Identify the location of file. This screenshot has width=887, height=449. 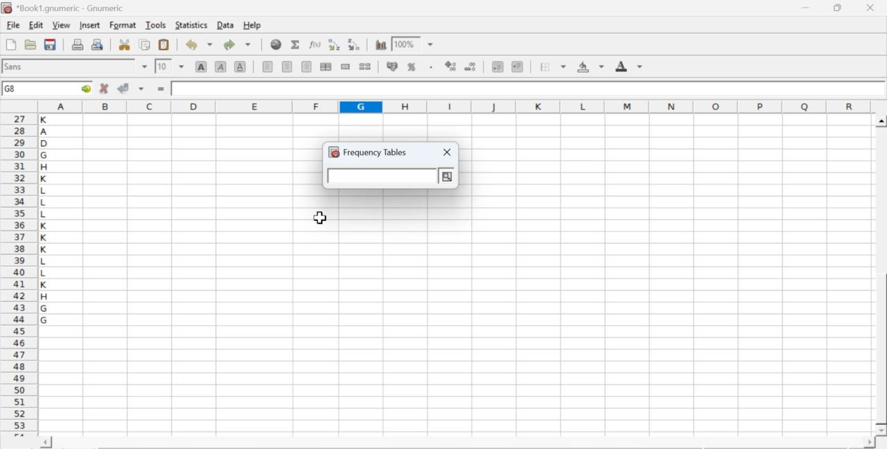
(12, 26).